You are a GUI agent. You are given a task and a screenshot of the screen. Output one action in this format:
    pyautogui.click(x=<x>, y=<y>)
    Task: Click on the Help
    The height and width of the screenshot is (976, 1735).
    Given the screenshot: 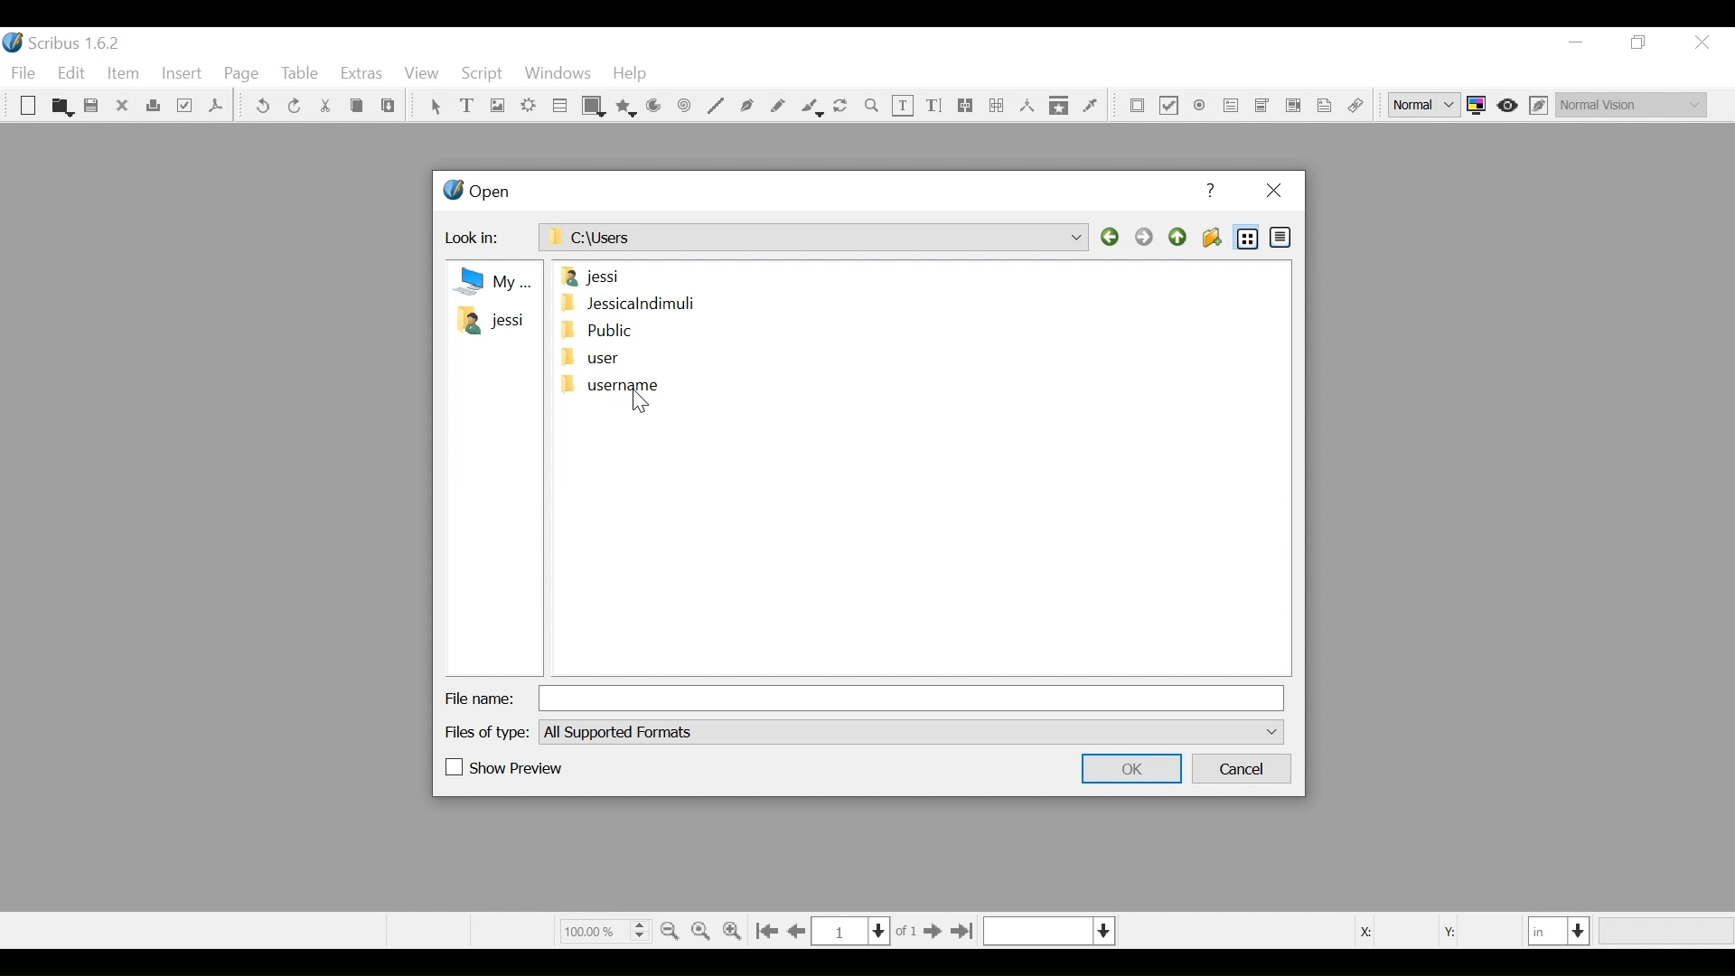 What is the action you would take?
    pyautogui.click(x=1214, y=191)
    